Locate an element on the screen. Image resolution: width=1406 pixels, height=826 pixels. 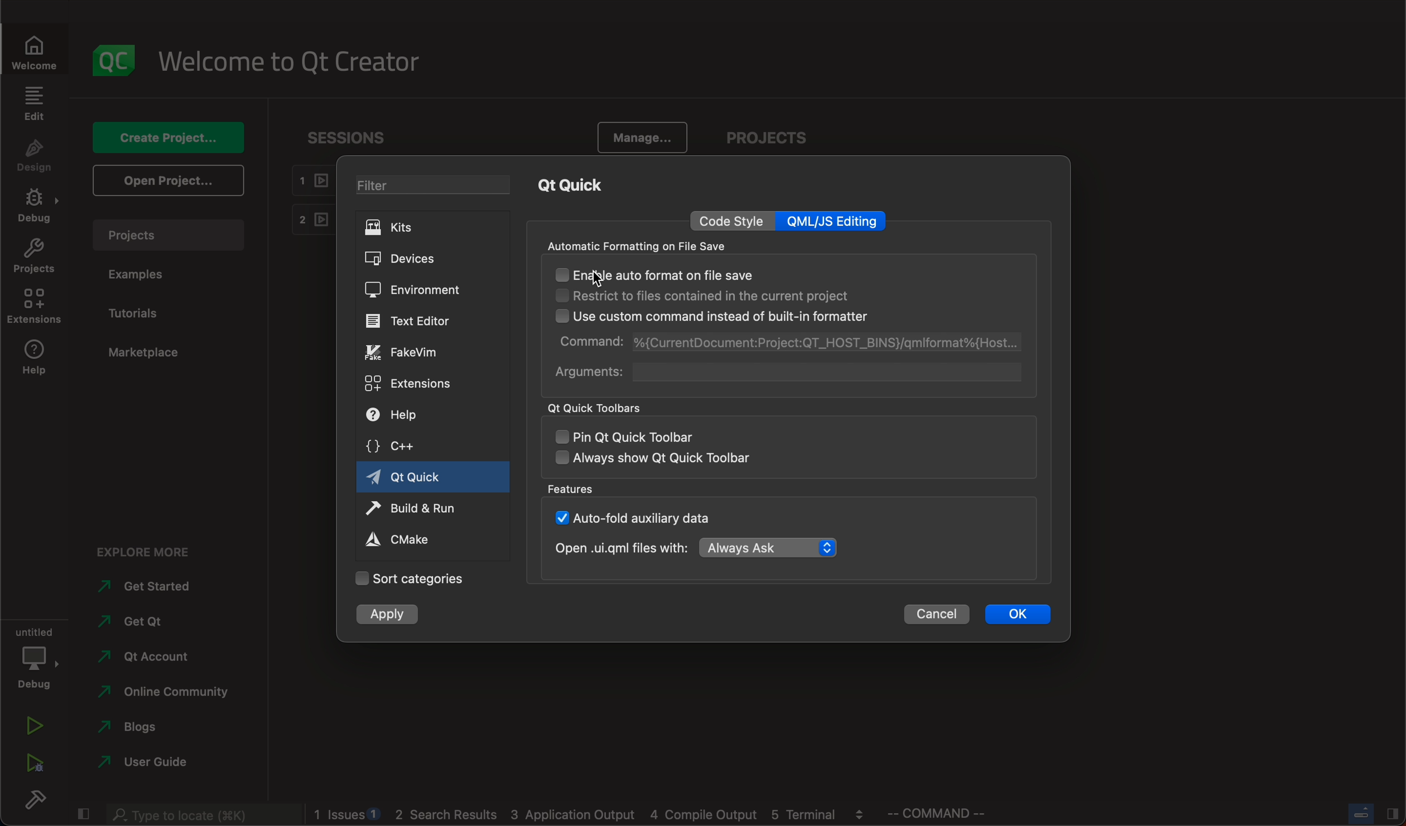
help is located at coordinates (402, 415).